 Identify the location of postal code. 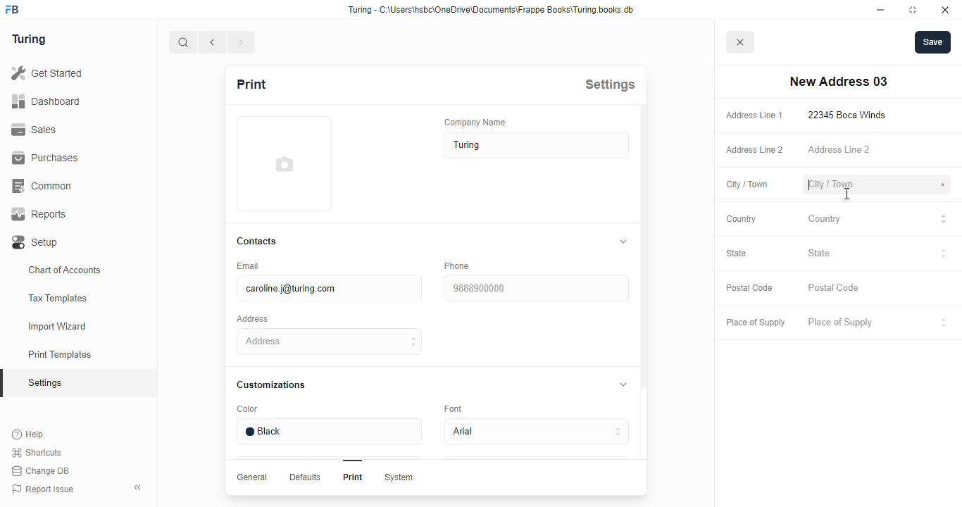
(835, 288).